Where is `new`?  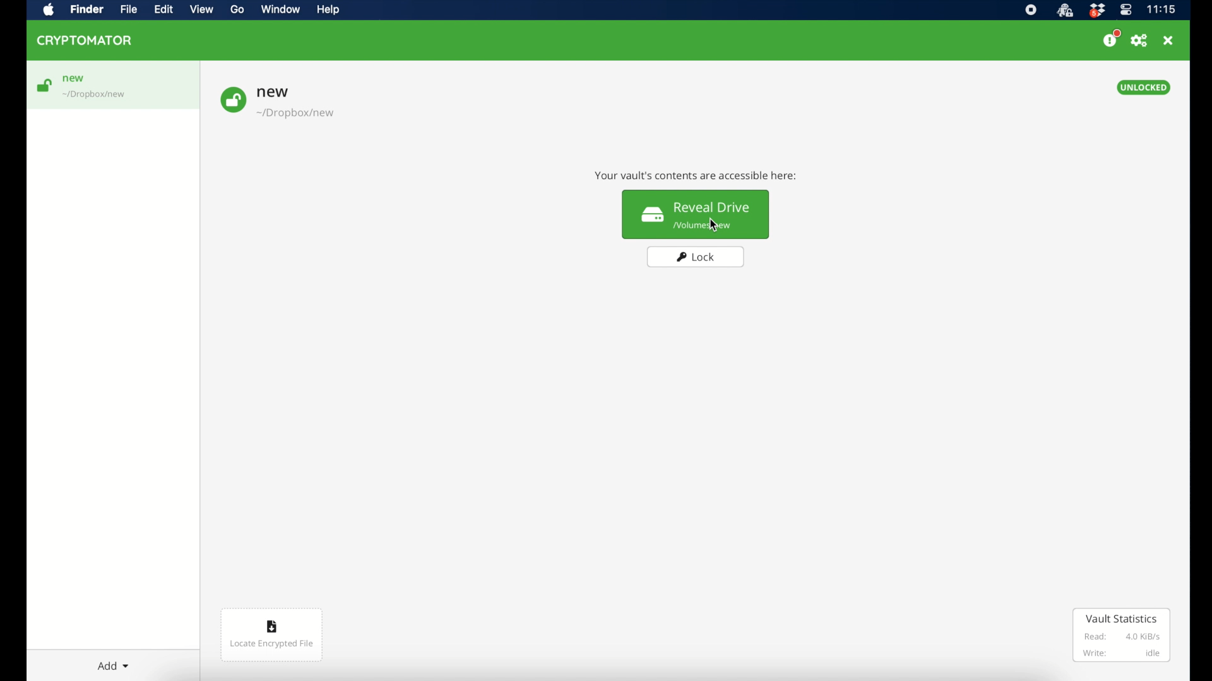 new is located at coordinates (74, 79).